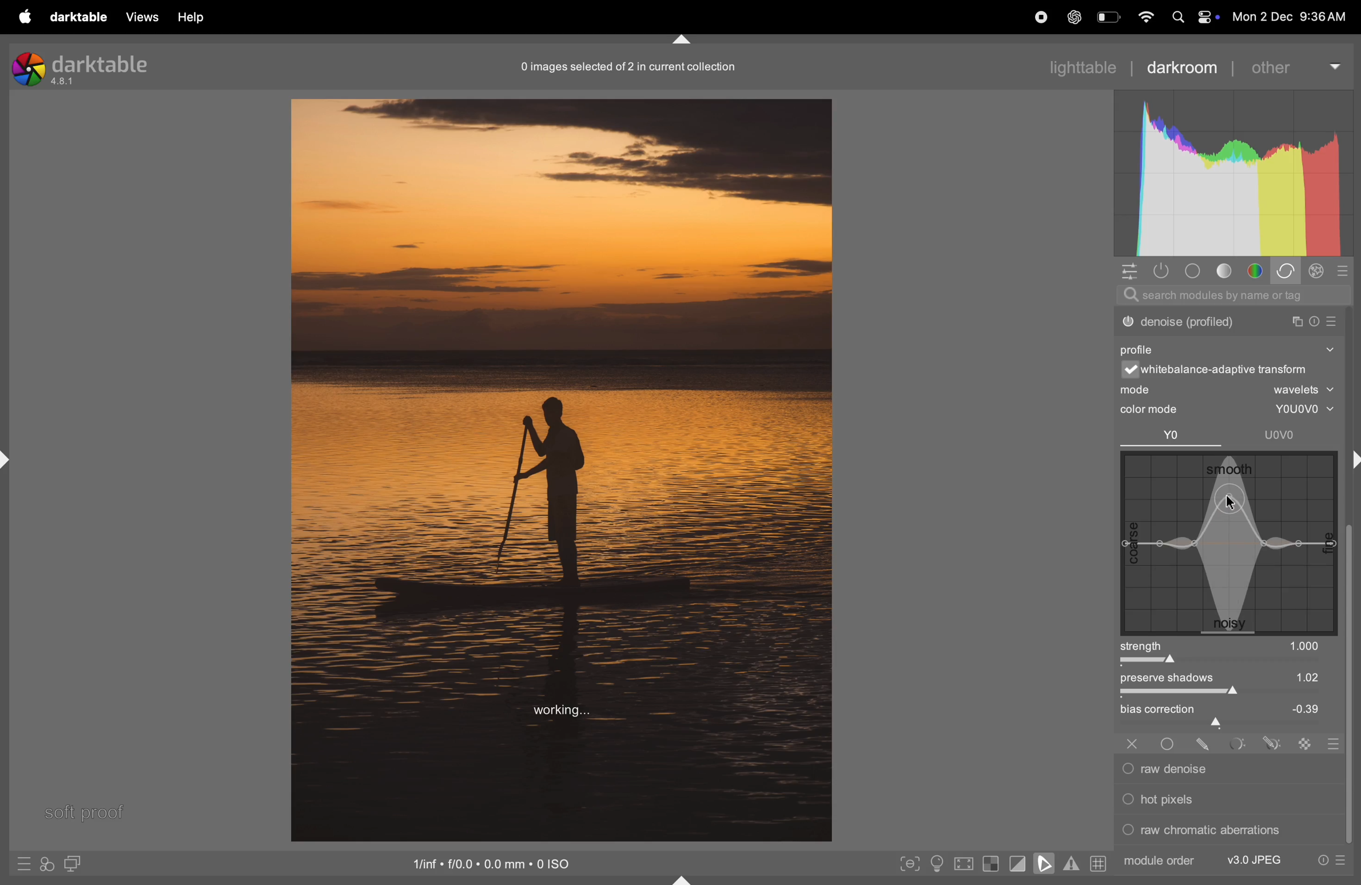  What do you see at coordinates (935, 863) in the screenshot?
I see `toggle iso` at bounding box center [935, 863].